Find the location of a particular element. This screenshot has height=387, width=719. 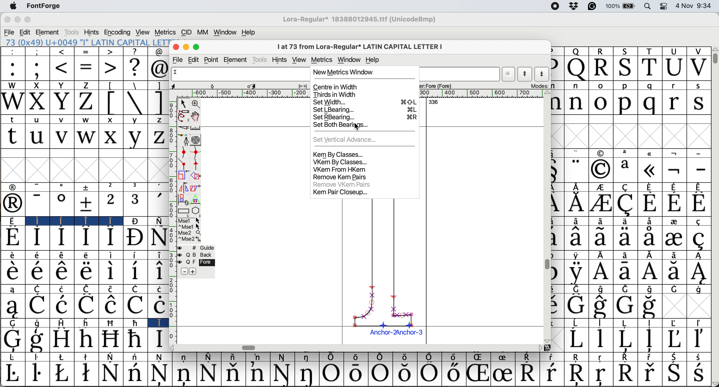

T is located at coordinates (650, 51).